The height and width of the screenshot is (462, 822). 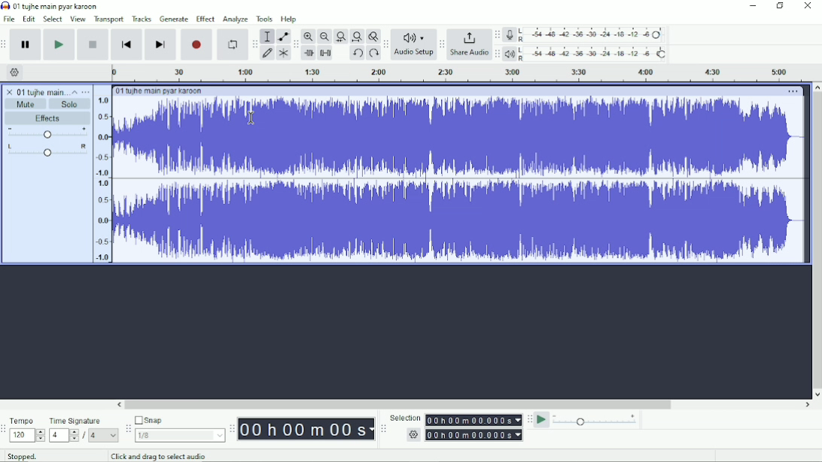 What do you see at coordinates (33, 90) in the screenshot?
I see `Track title` at bounding box center [33, 90].